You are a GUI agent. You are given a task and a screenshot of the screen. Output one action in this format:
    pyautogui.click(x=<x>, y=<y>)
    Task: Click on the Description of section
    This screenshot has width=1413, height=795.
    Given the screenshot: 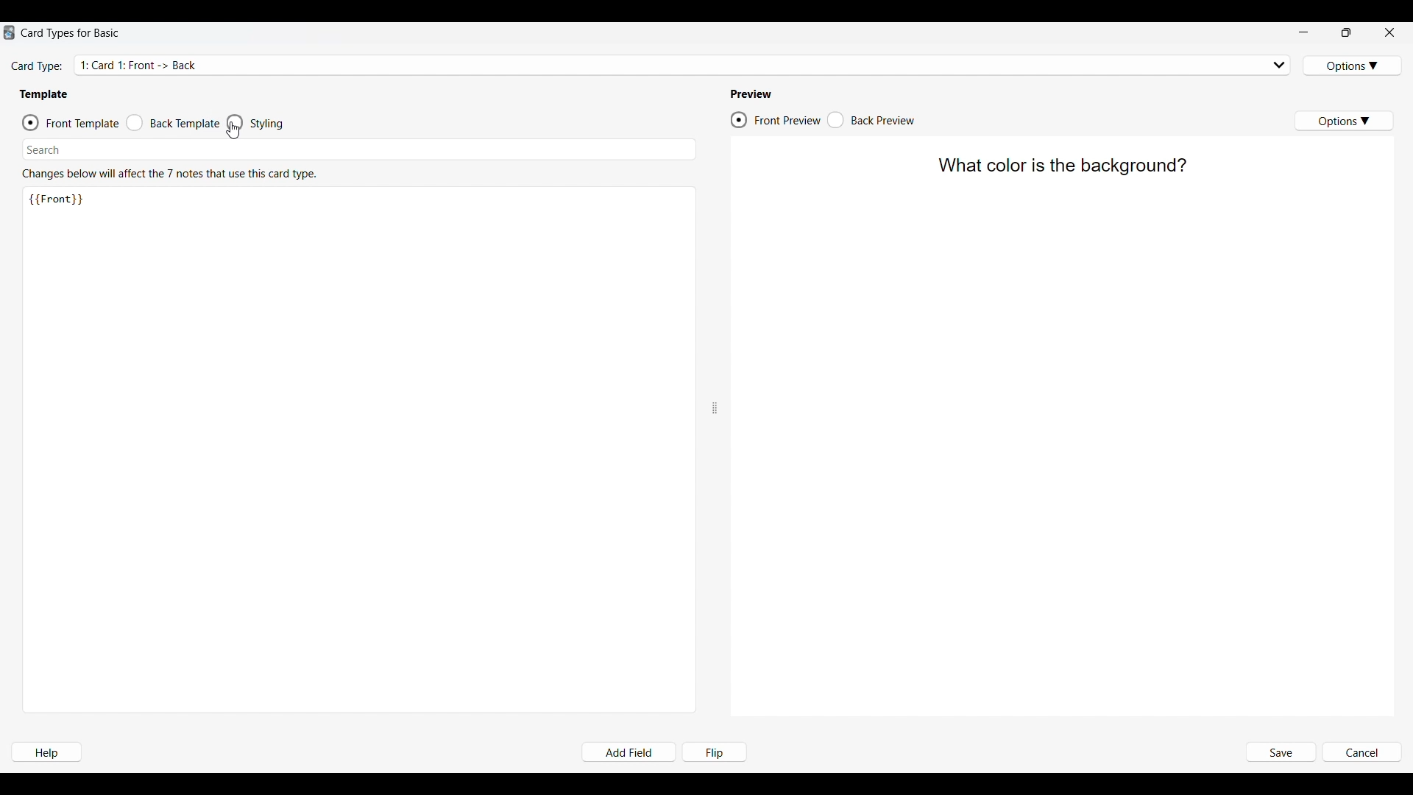 What is the action you would take?
    pyautogui.click(x=169, y=174)
    